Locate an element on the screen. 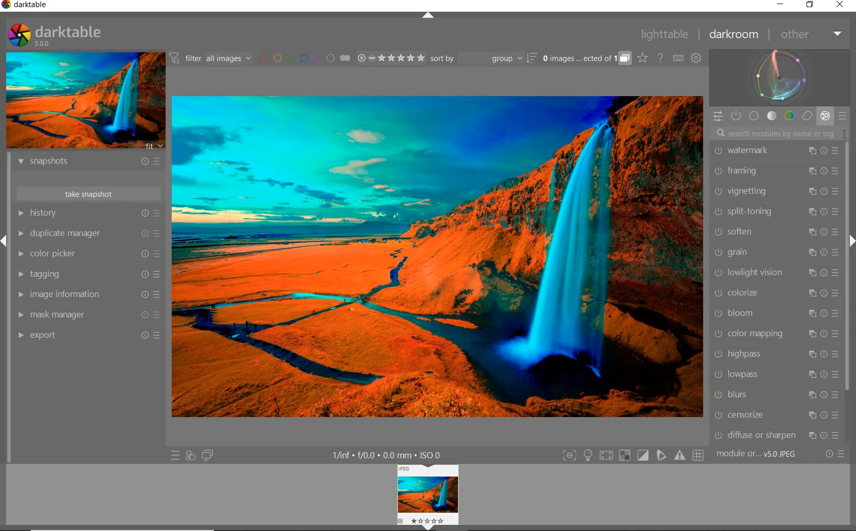  split-toning is located at coordinates (776, 213).